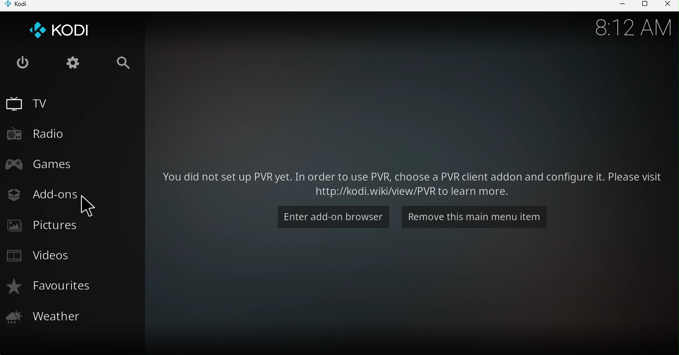 The image size is (679, 355). Describe the element at coordinates (667, 5) in the screenshot. I see `Close` at that location.